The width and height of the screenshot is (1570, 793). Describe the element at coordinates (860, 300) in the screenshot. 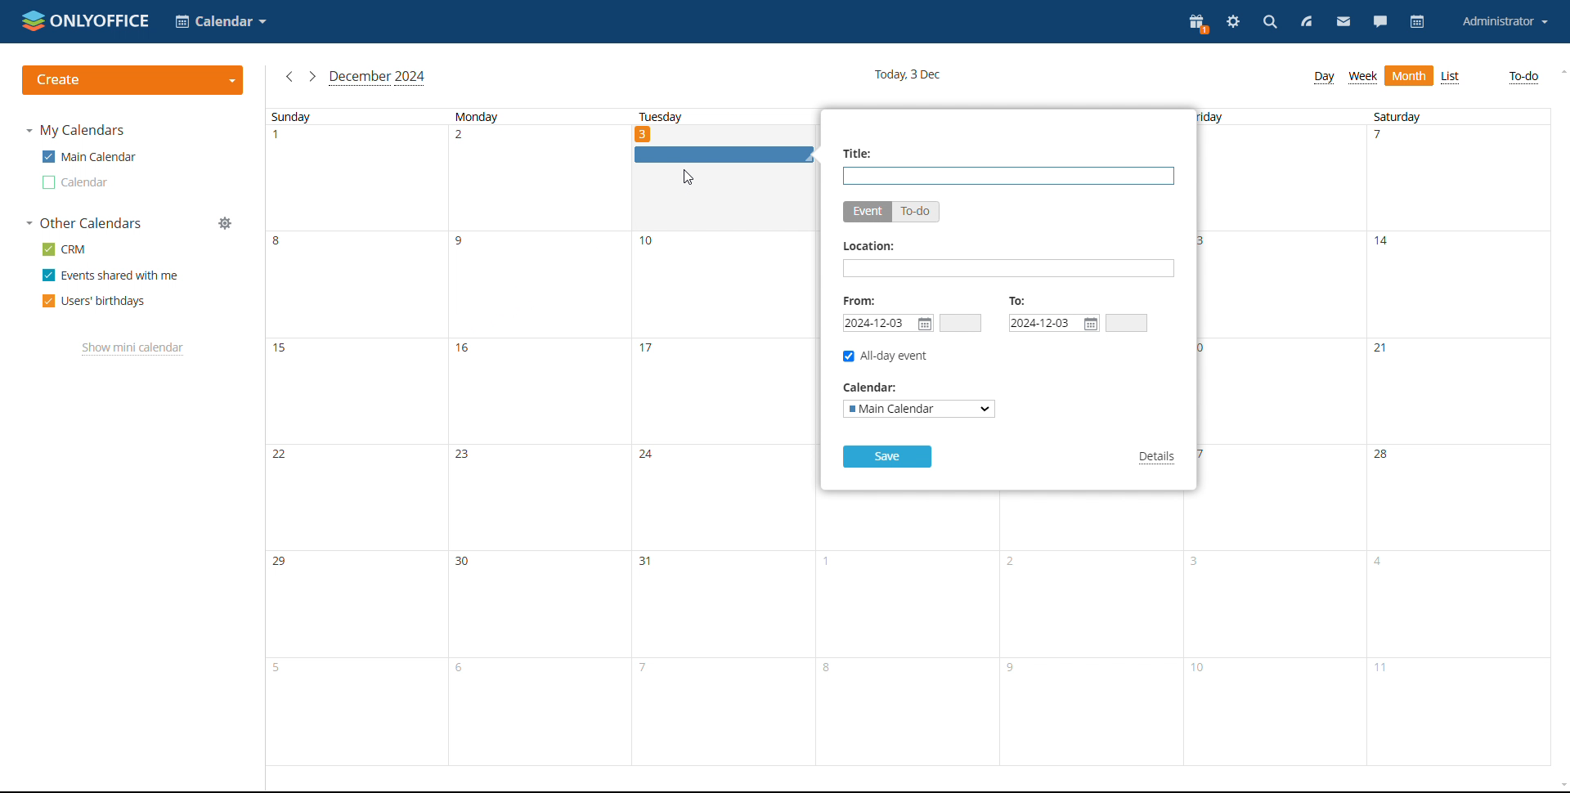

I see `from:` at that location.